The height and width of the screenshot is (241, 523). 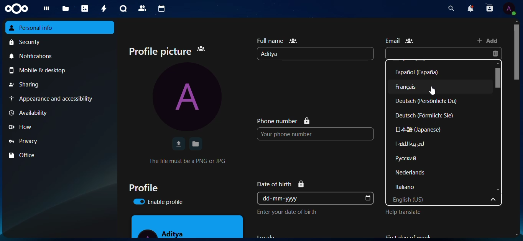 What do you see at coordinates (163, 202) in the screenshot?
I see `enable profile` at bounding box center [163, 202].